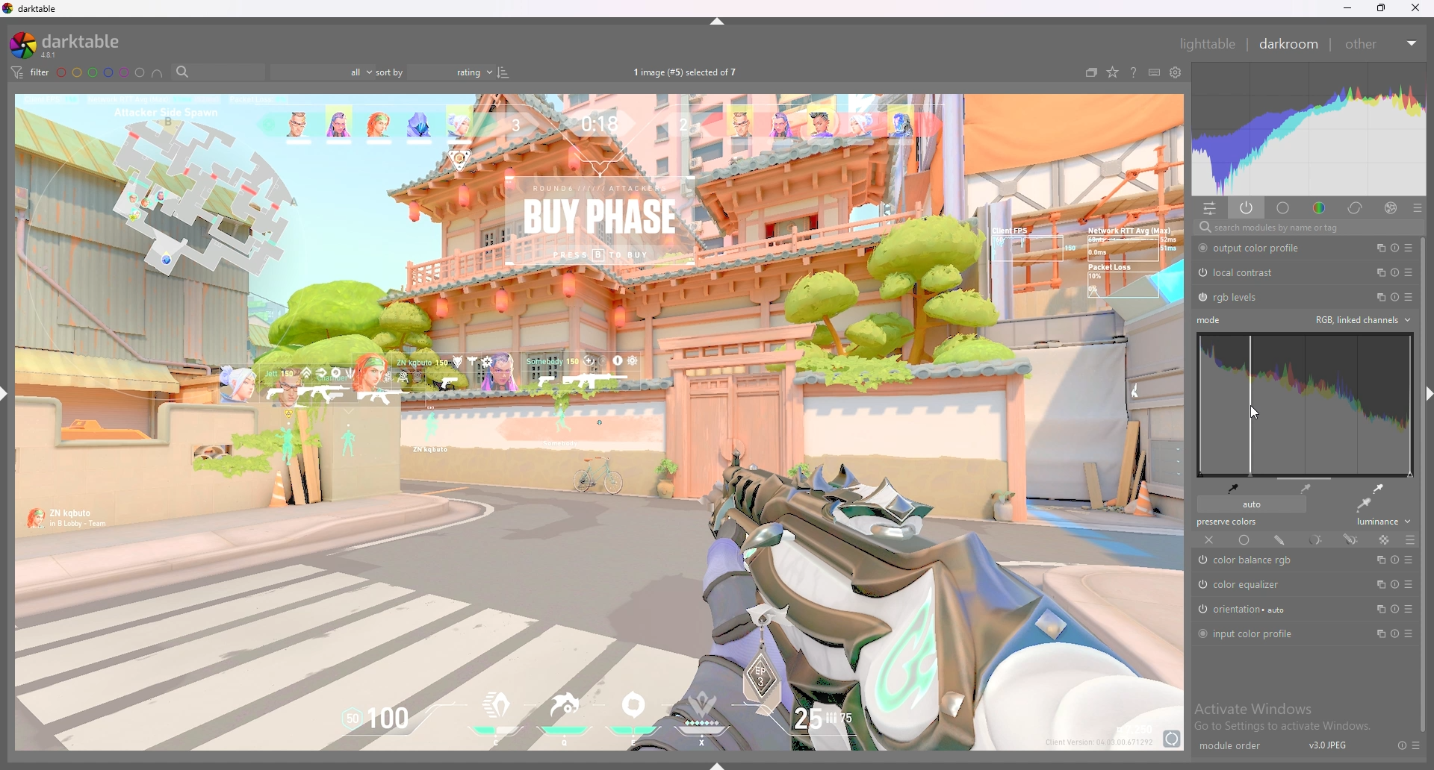  I want to click on module order, so click(1229, 747).